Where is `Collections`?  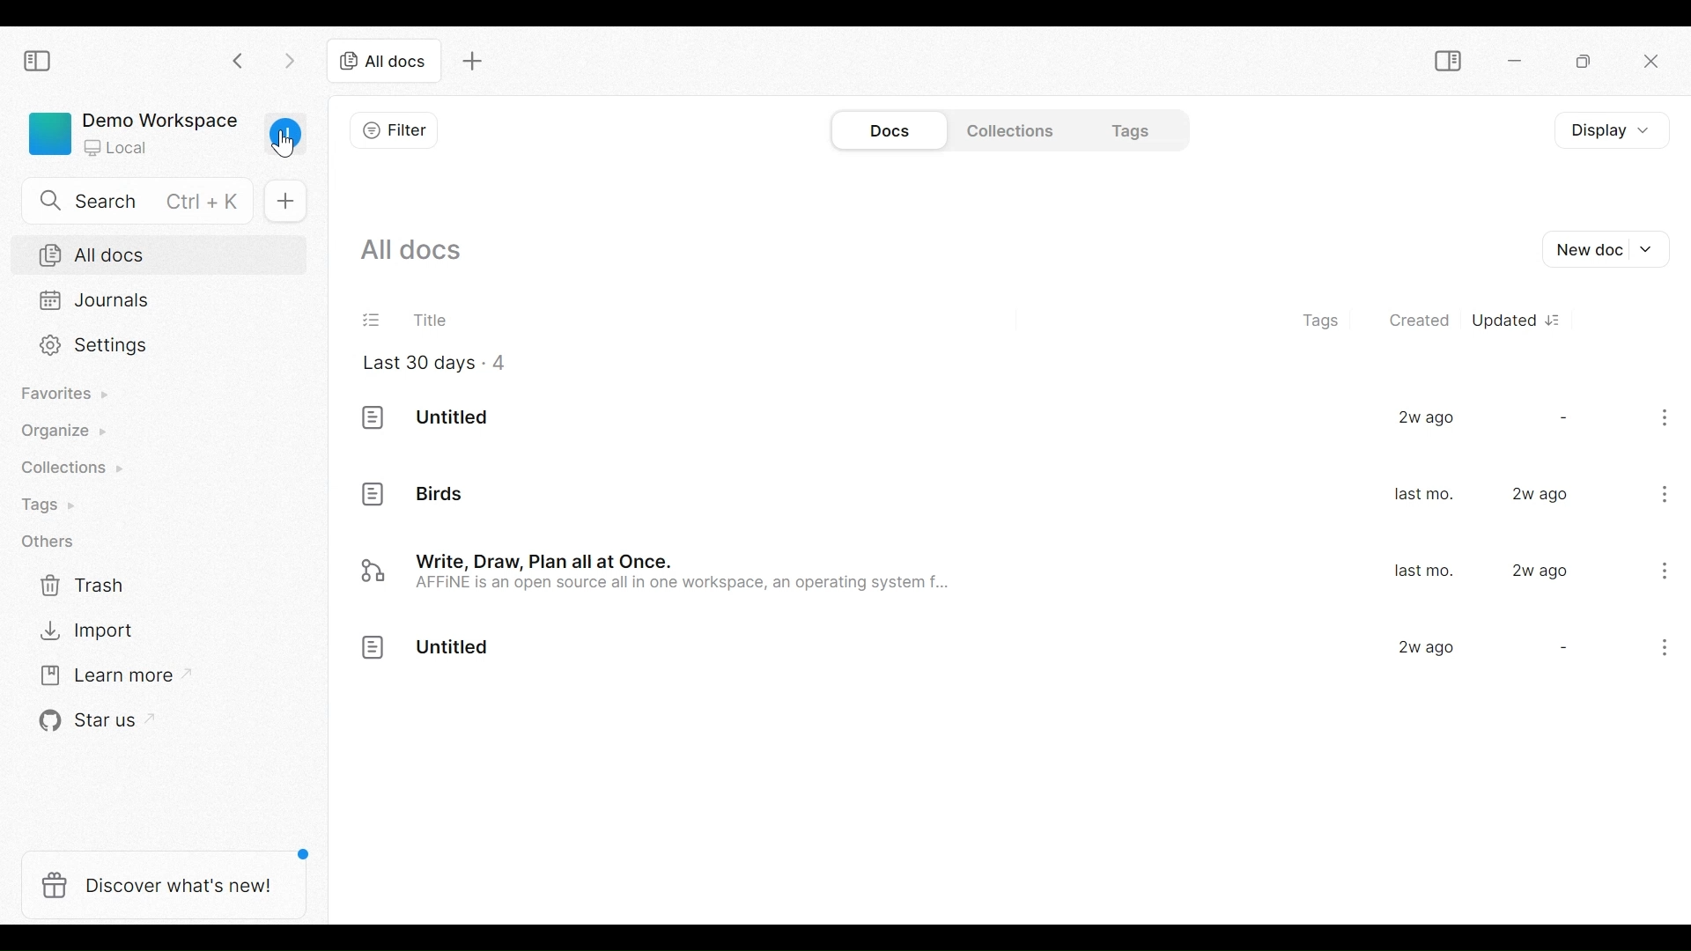 Collections is located at coordinates (1007, 130).